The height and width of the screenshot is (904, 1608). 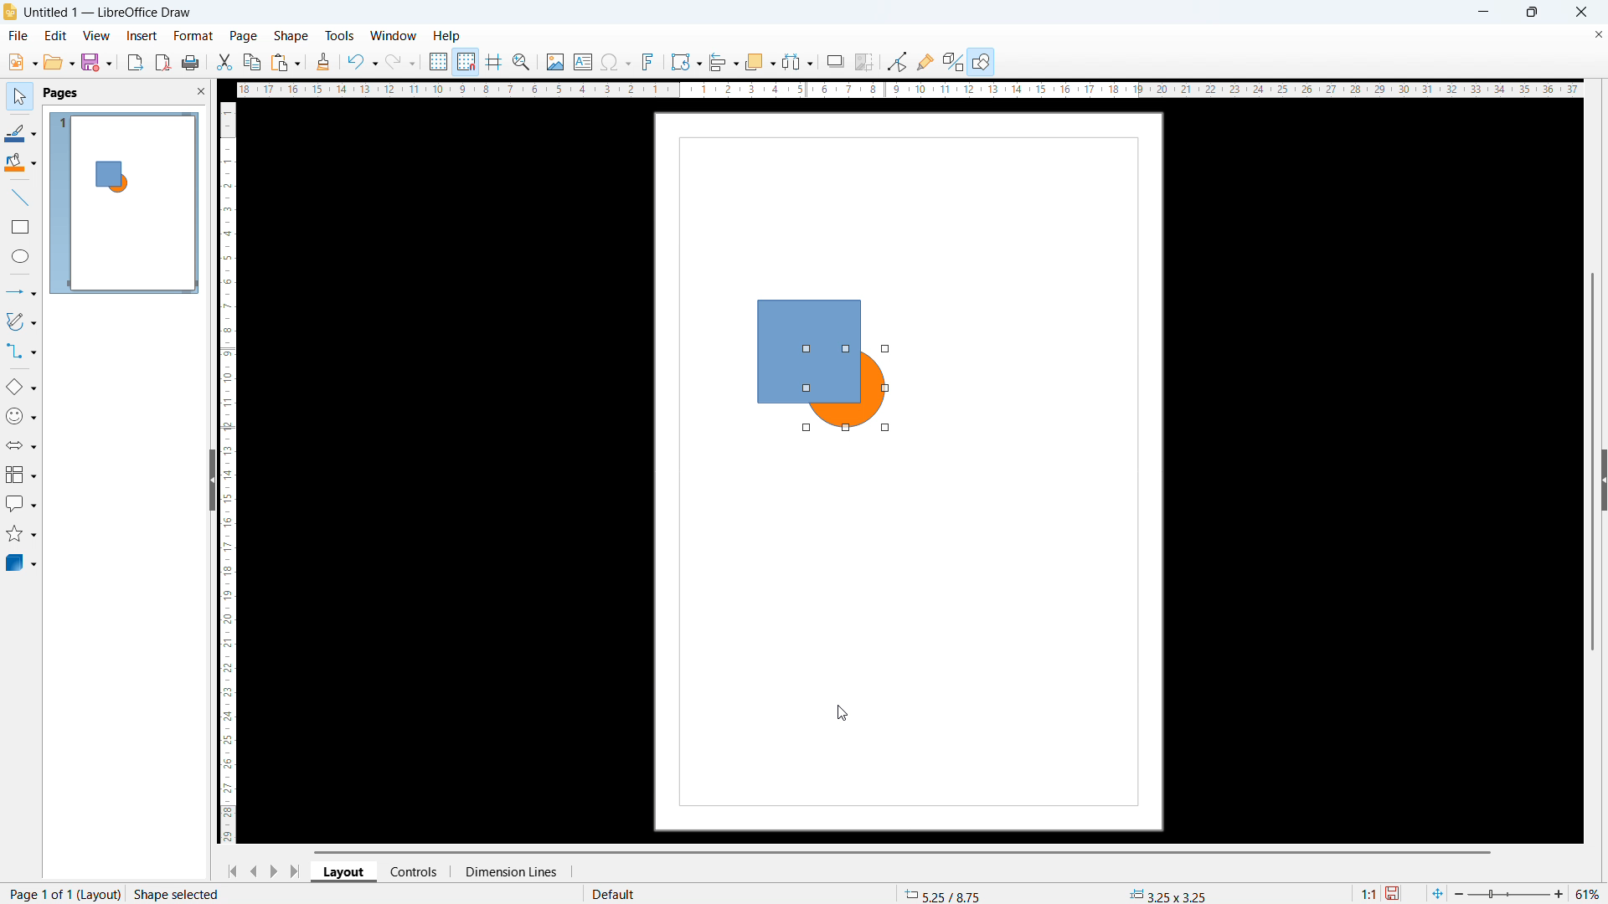 What do you see at coordinates (865, 62) in the screenshot?
I see `crop image` at bounding box center [865, 62].